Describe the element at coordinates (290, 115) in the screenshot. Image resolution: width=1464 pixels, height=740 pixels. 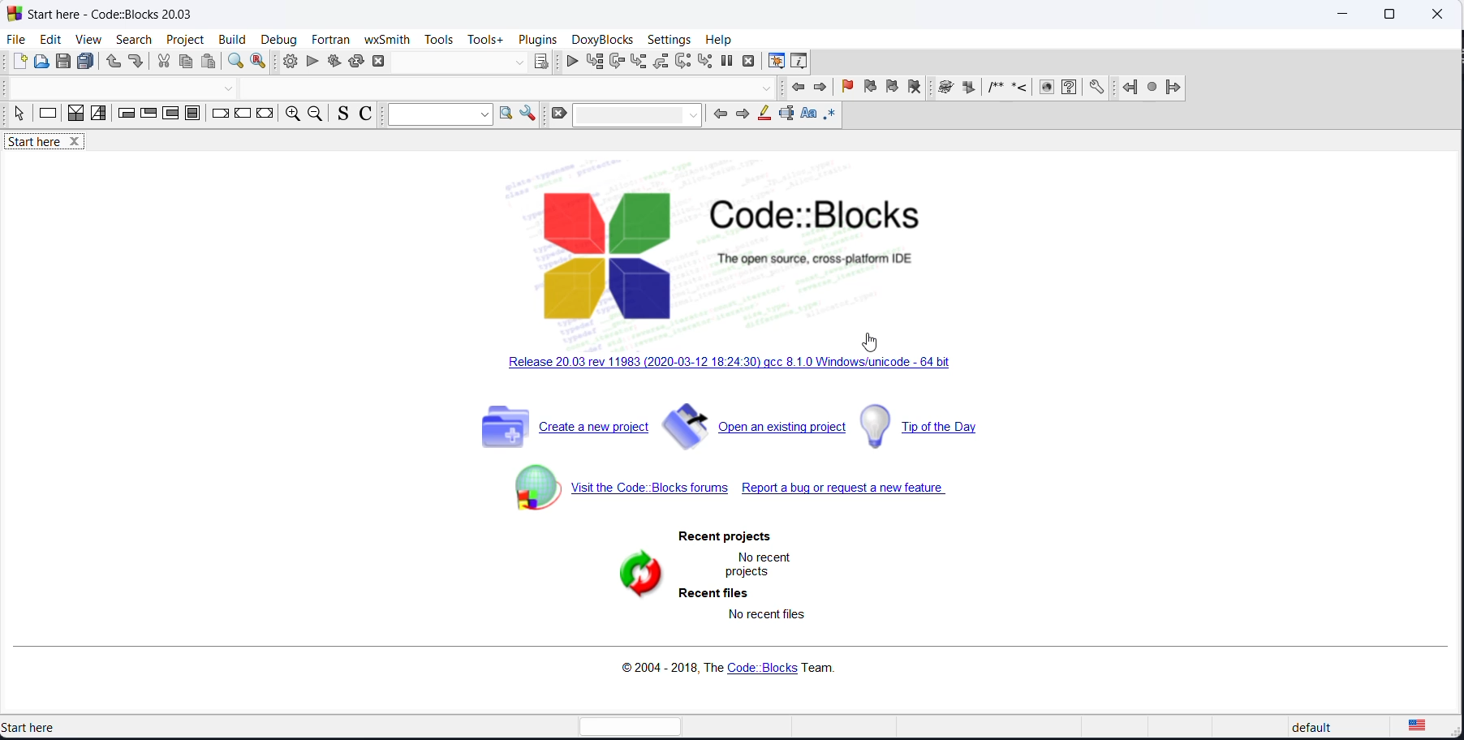
I see `zoom in` at that location.